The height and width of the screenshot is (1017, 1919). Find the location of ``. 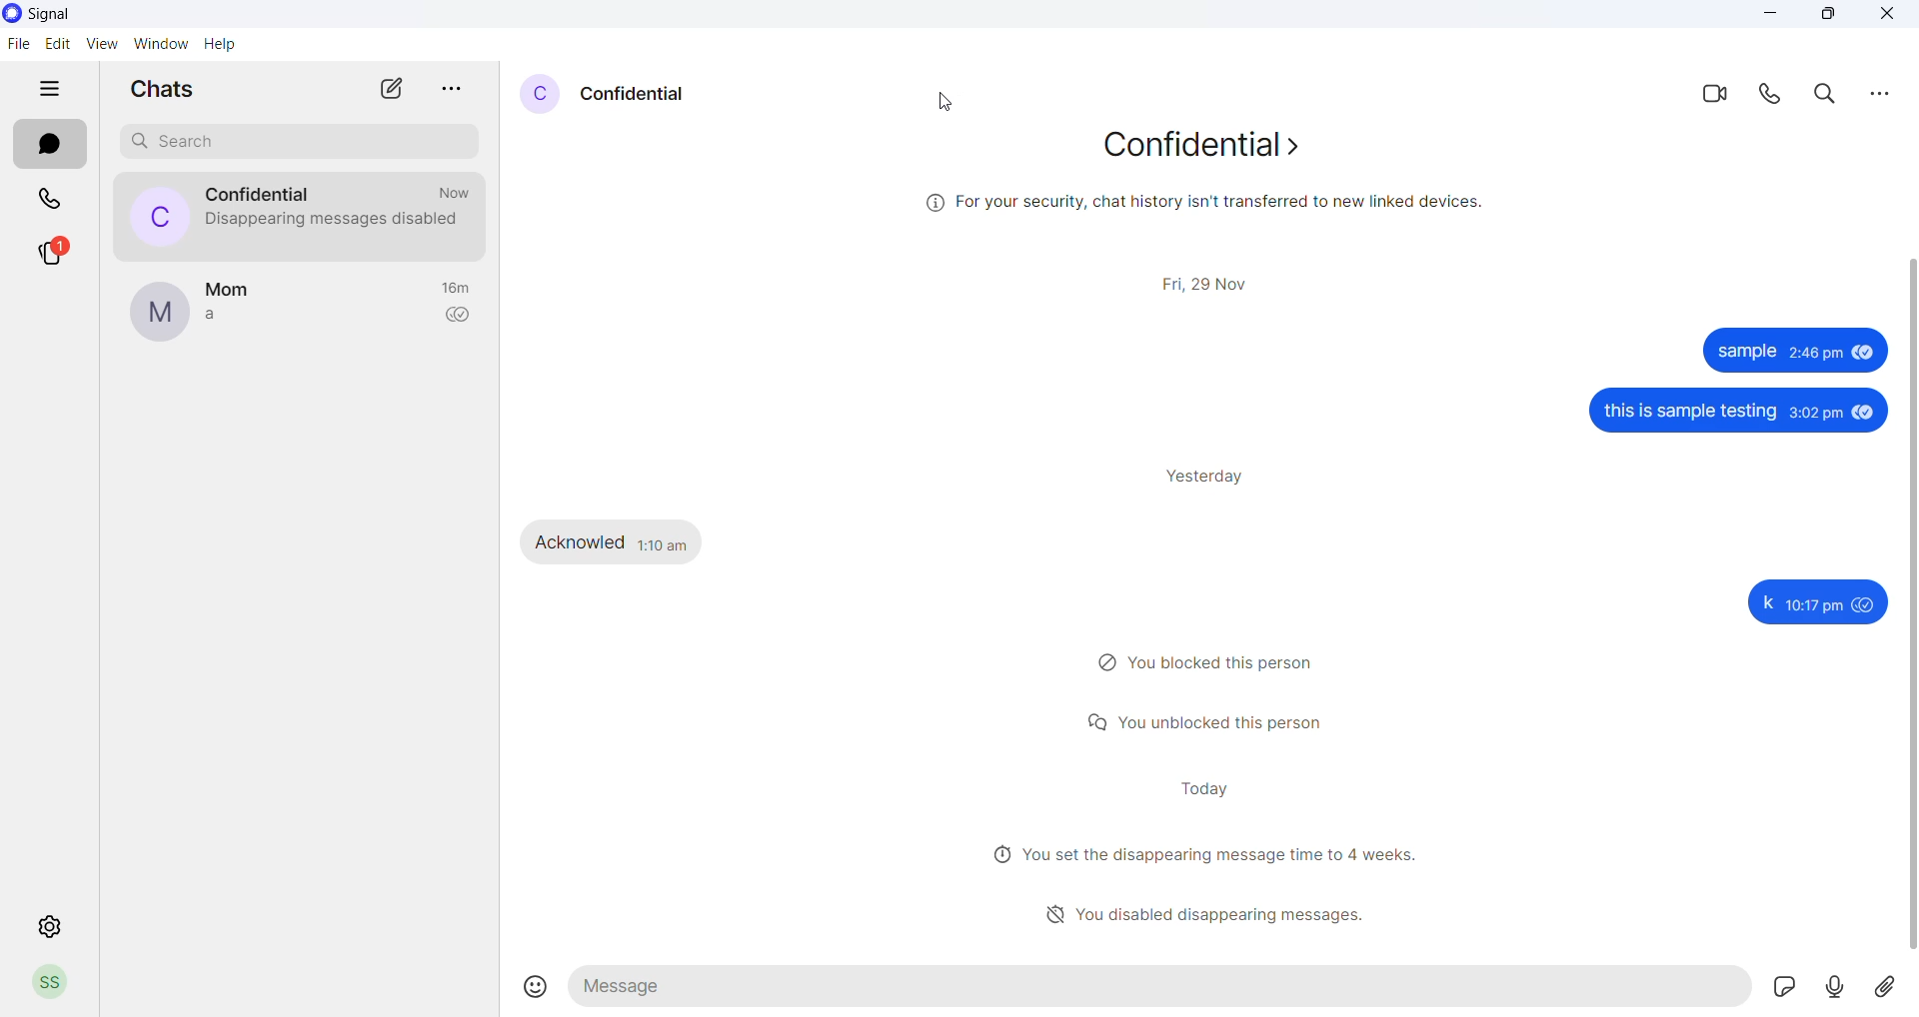

 is located at coordinates (1907, 596).